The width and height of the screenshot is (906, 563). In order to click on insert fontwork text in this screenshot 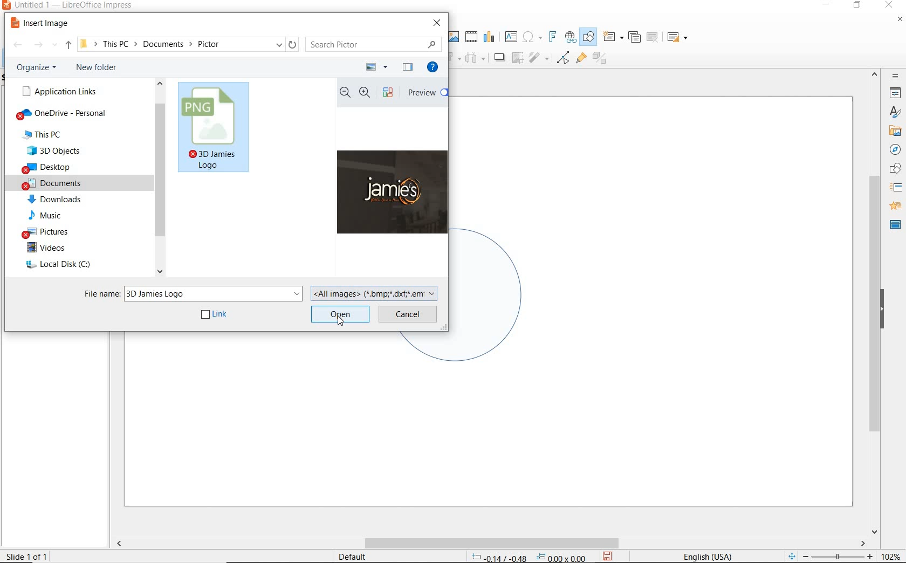, I will do `click(551, 37)`.